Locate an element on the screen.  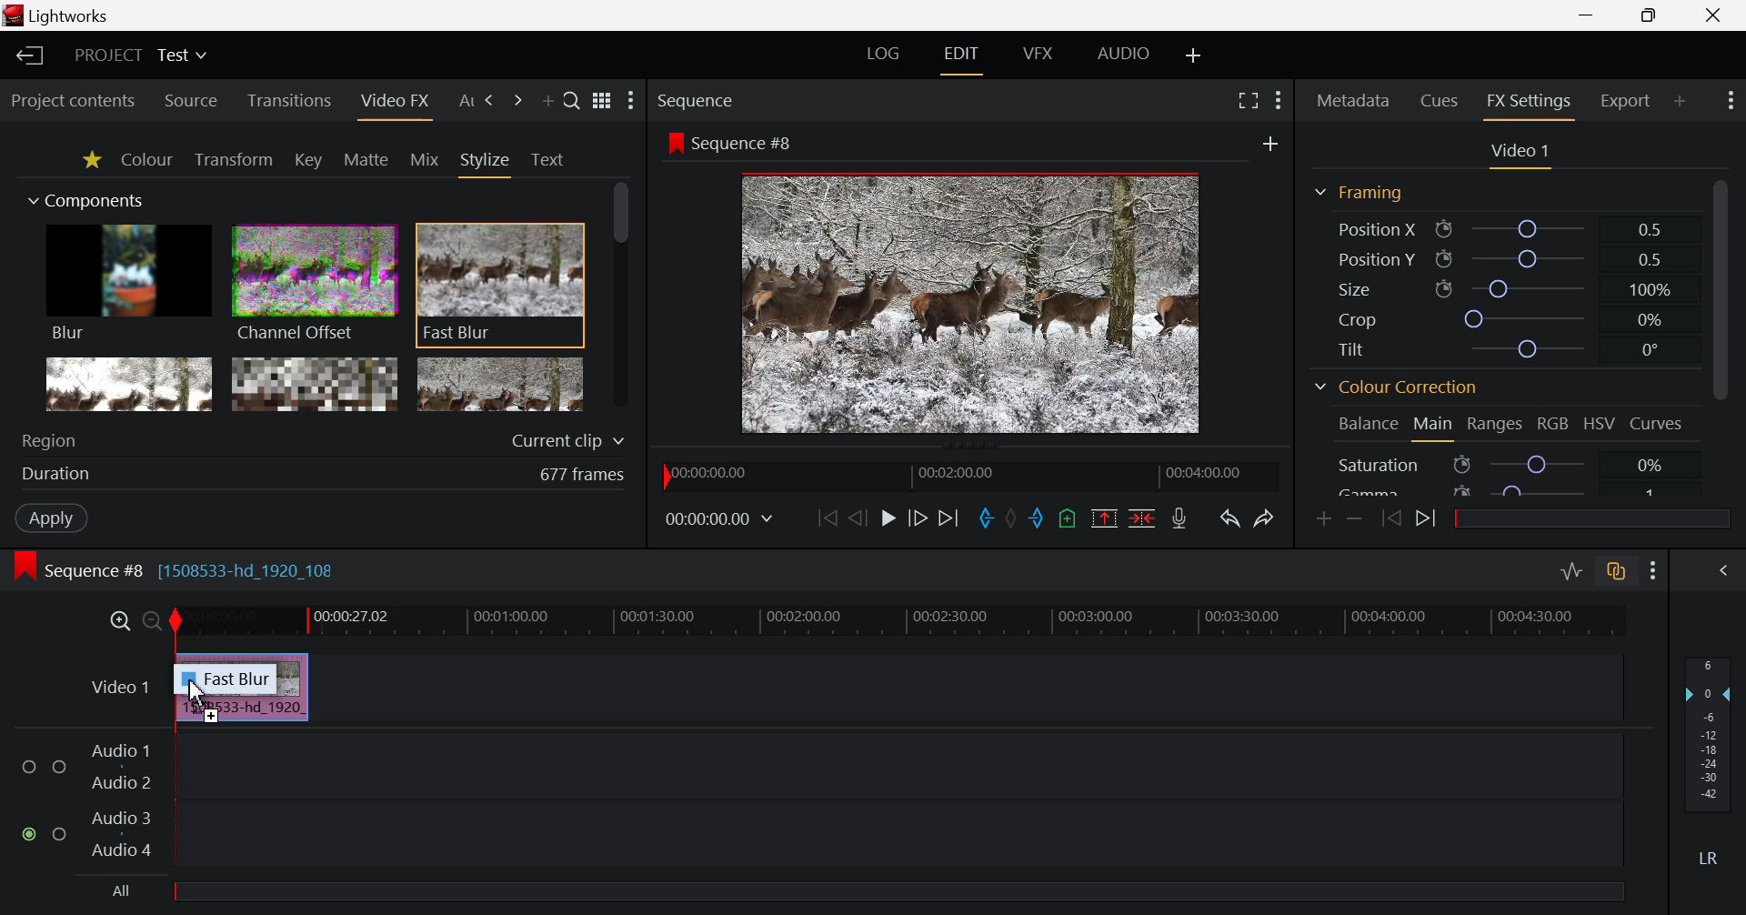
Ranges is located at coordinates (1494, 424).